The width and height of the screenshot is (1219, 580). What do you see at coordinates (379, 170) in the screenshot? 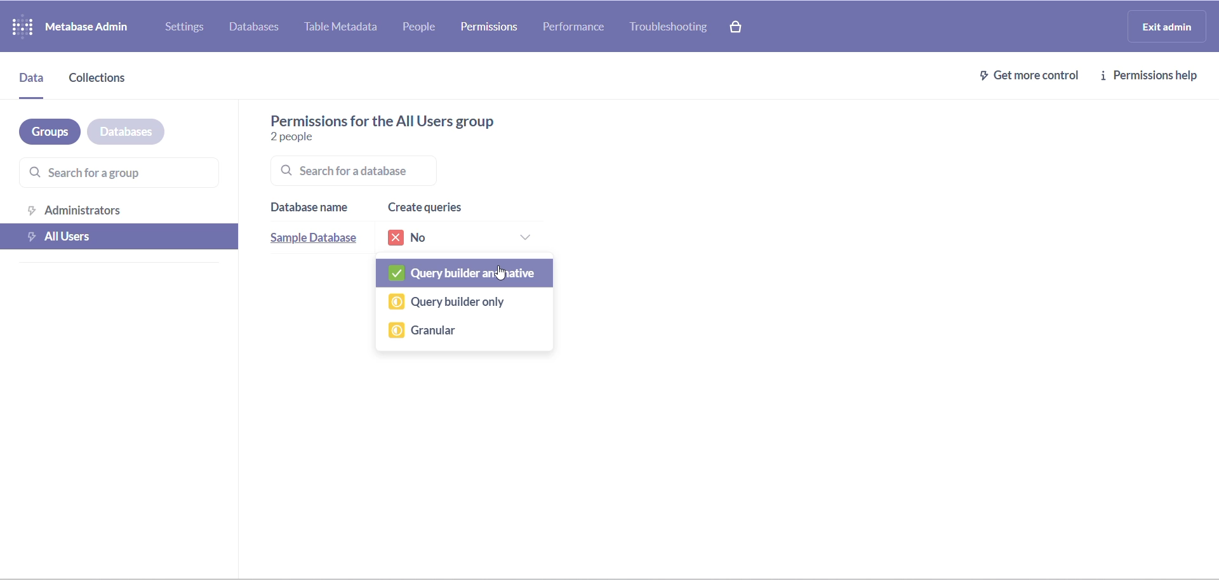
I see `searchbar` at bounding box center [379, 170].